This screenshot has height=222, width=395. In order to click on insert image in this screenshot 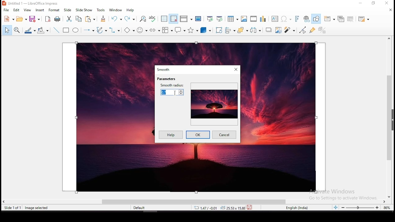, I will do `click(244, 19)`.